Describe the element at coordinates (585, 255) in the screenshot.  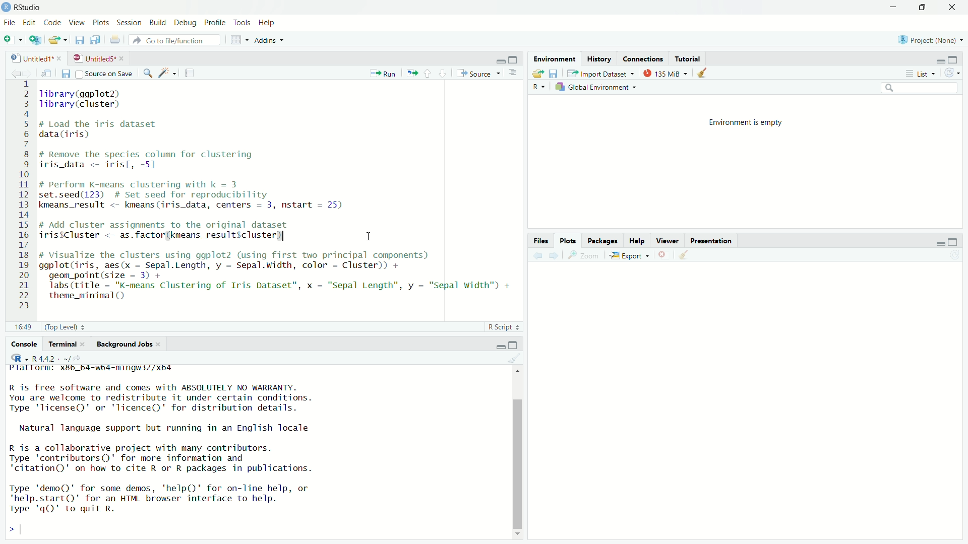
I see `view a larger version of the plot in new window` at that location.